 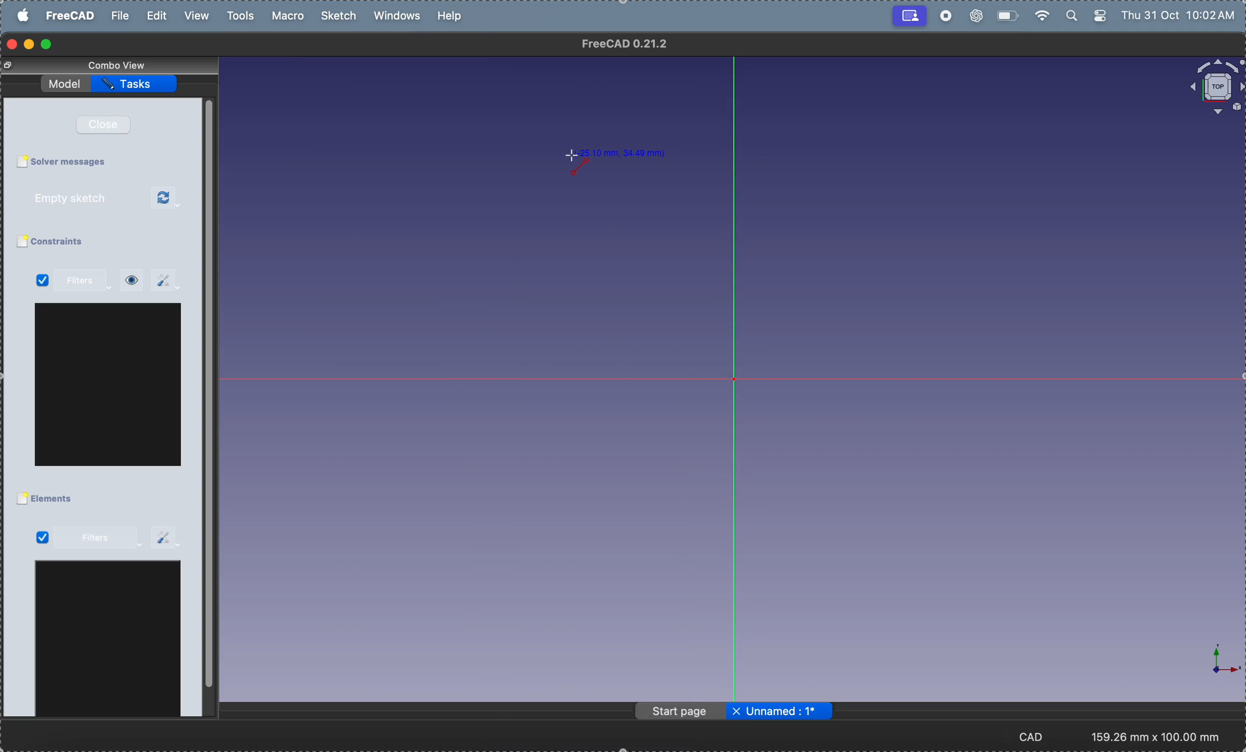 What do you see at coordinates (98, 539) in the screenshot?
I see `filters` at bounding box center [98, 539].